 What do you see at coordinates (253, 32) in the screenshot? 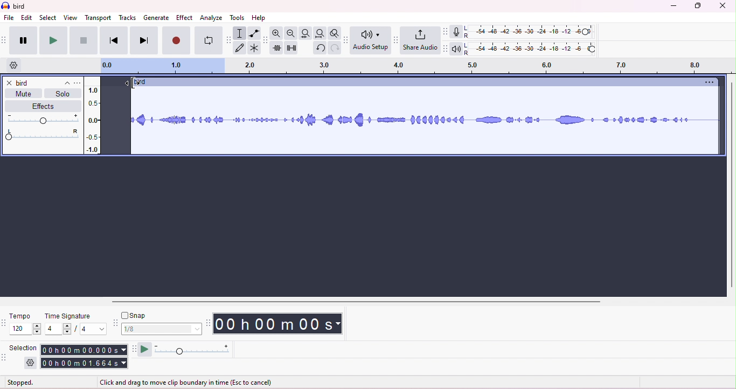
I see `envelop` at bounding box center [253, 32].